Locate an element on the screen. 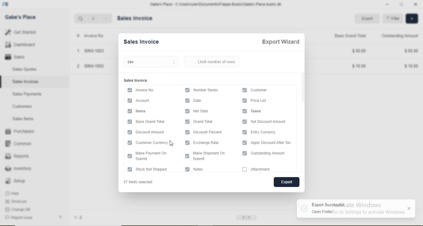 The height and width of the screenshot is (226, 423). ‘Outstanding Amount is located at coordinates (401, 35).